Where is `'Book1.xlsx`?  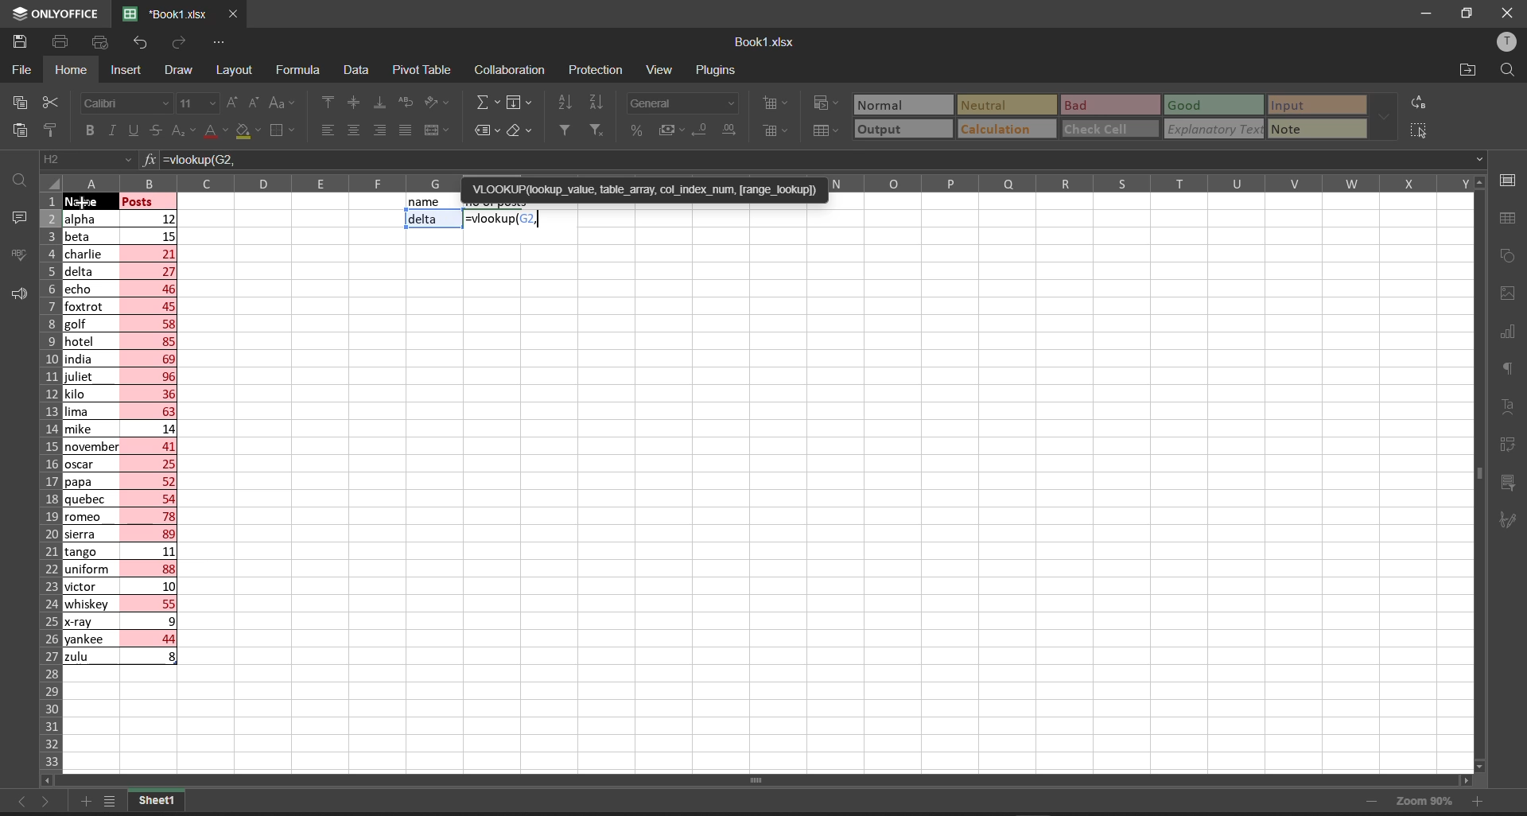 'Book1.xlsx is located at coordinates (161, 14).